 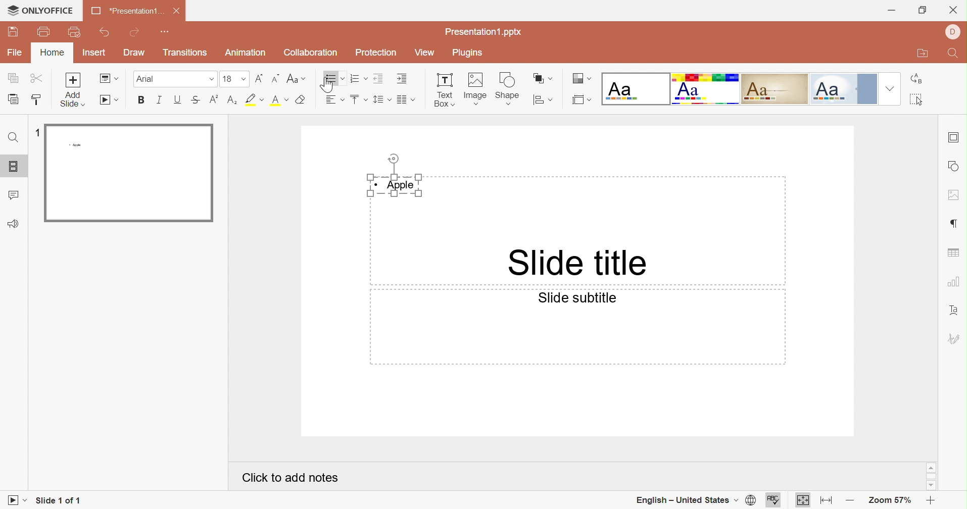 I want to click on Plugins, so click(x=469, y=53).